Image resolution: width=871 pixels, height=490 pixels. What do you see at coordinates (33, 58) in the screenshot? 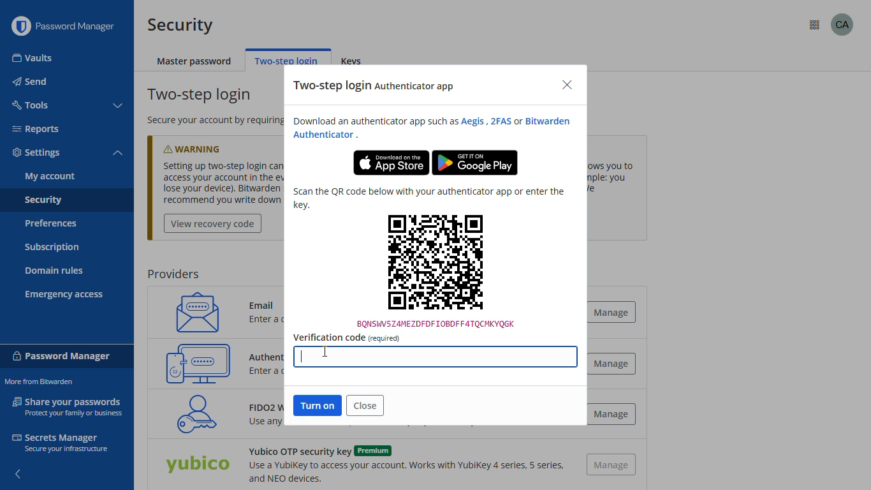
I see `vaults` at bounding box center [33, 58].